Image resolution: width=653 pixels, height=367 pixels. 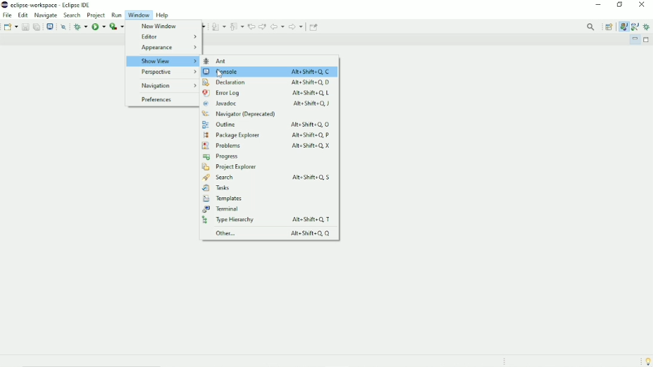 What do you see at coordinates (164, 15) in the screenshot?
I see `Help` at bounding box center [164, 15].